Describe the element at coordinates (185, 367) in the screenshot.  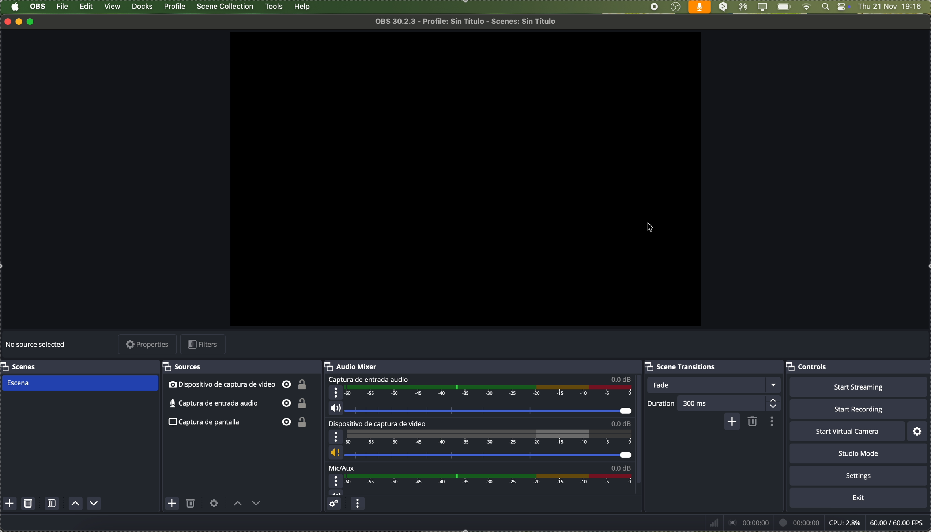
I see `sources` at that location.